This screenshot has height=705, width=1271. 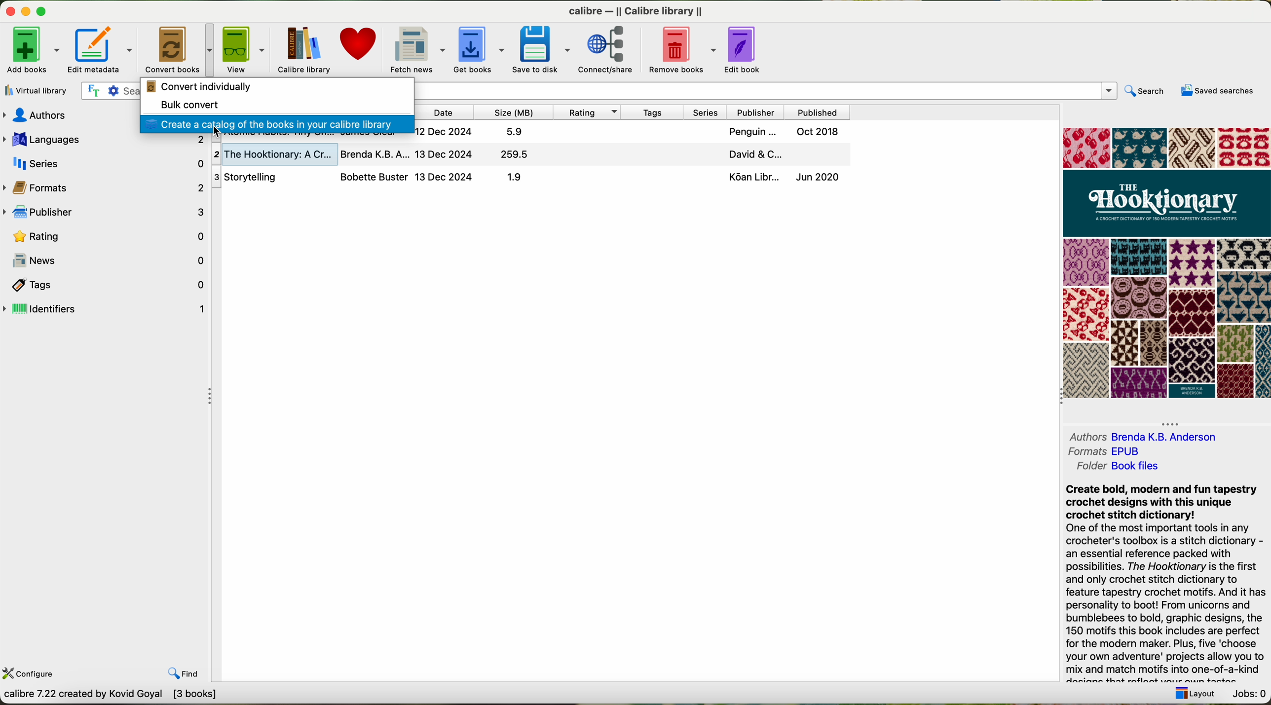 I want to click on rating, so click(x=109, y=236).